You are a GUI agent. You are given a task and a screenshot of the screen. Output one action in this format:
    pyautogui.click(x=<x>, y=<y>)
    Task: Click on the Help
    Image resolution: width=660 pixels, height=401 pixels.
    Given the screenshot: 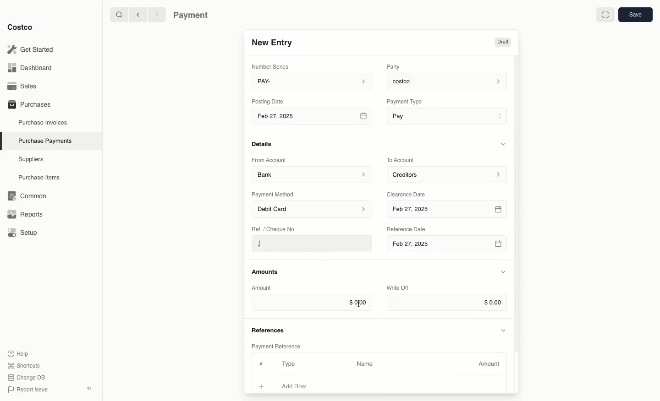 What is the action you would take?
    pyautogui.click(x=18, y=353)
    